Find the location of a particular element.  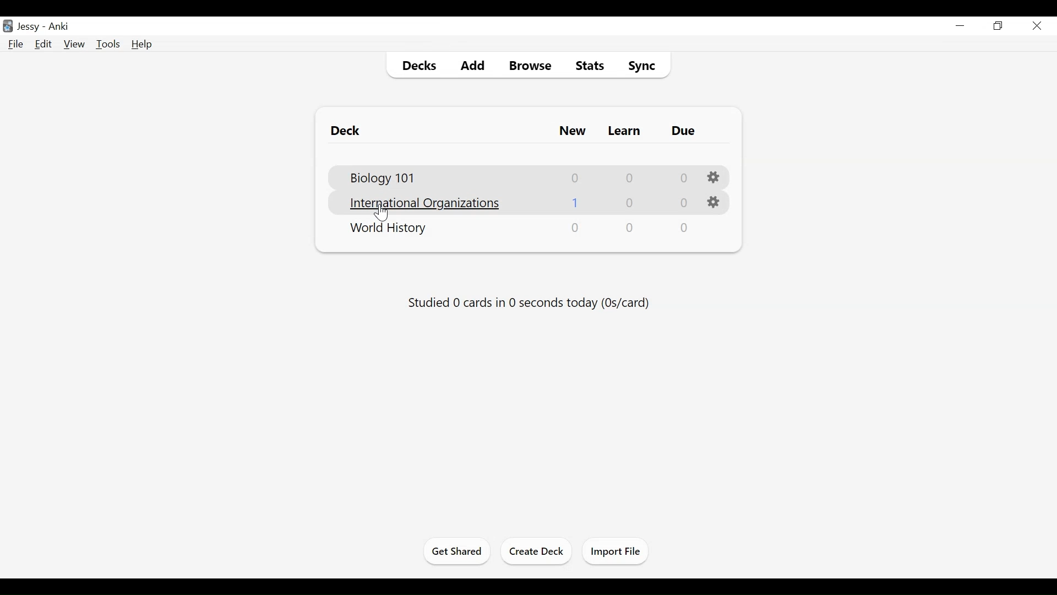

Deck Name is located at coordinates (421, 204).